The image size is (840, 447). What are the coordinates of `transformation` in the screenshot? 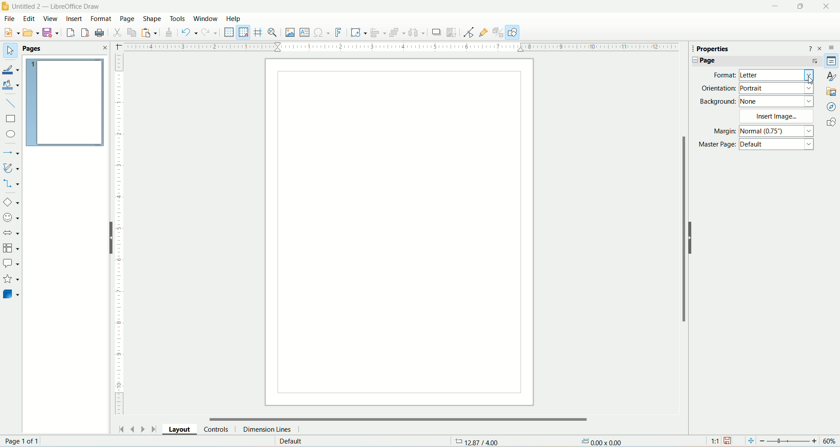 It's located at (358, 33).